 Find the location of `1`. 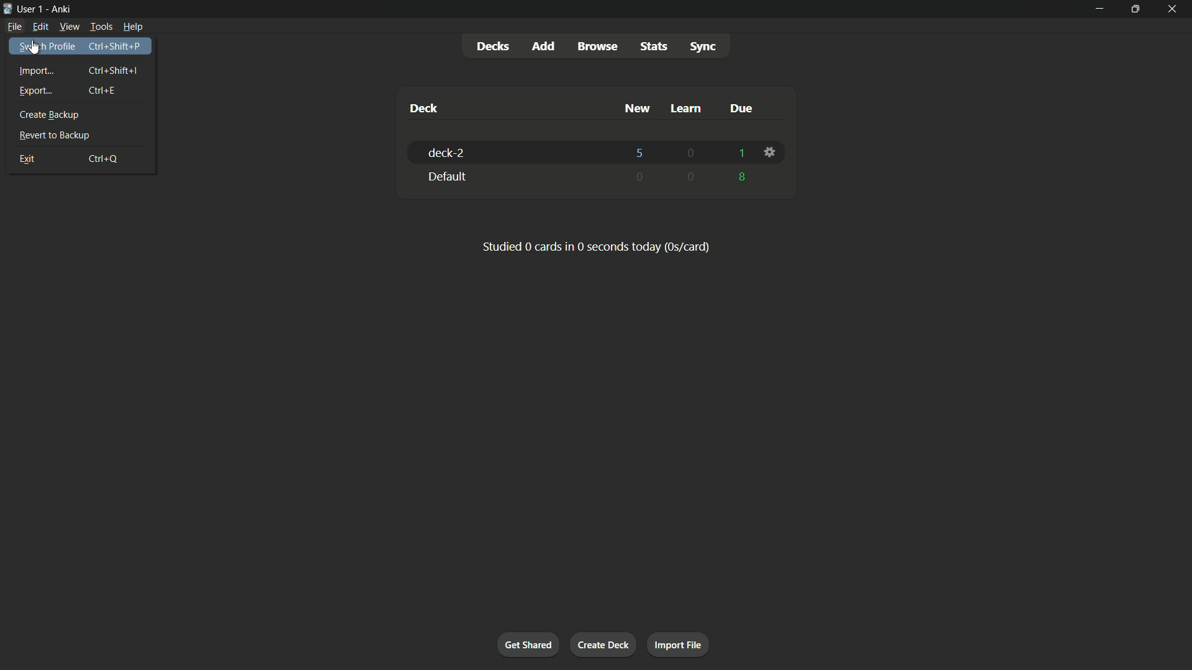

1 is located at coordinates (739, 153).